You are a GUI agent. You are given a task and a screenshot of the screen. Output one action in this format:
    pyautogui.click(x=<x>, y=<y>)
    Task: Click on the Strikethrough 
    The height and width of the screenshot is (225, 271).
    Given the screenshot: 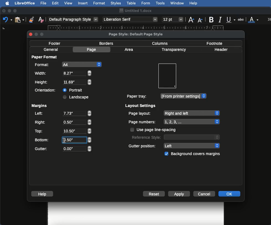 What is the action you would take?
    pyautogui.click(x=241, y=19)
    